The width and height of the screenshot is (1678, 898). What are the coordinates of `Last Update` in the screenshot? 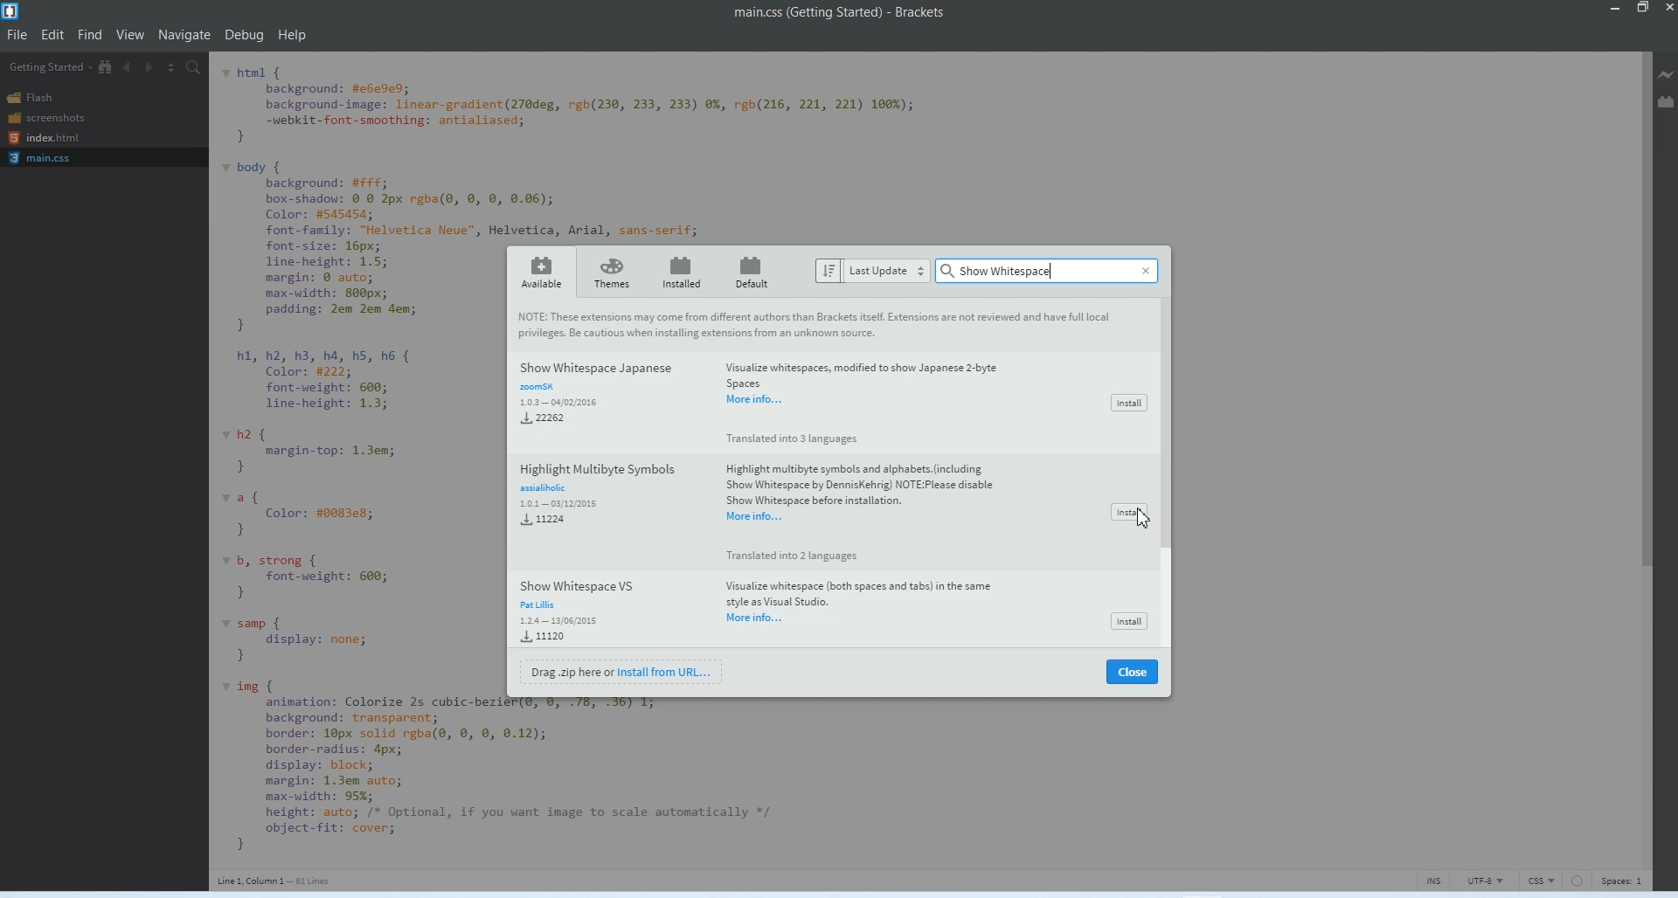 It's located at (870, 270).